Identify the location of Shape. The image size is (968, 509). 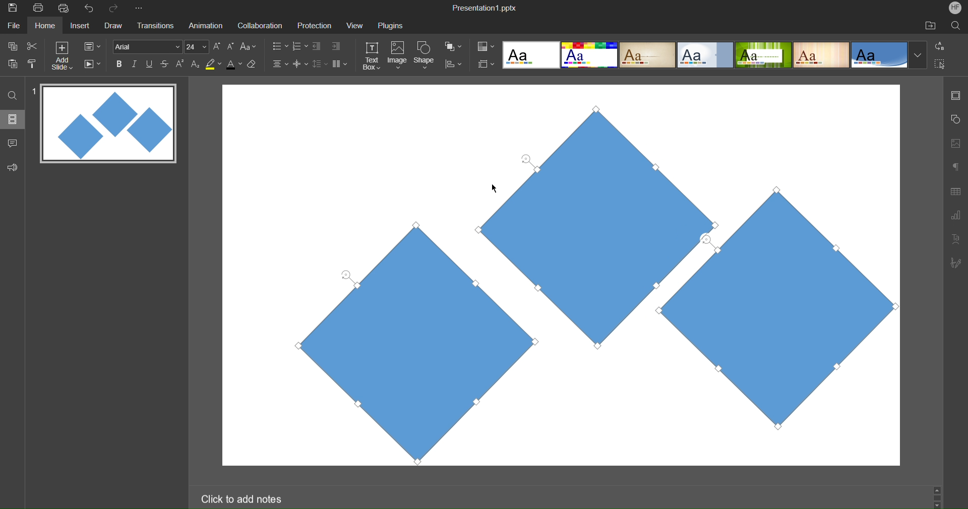
(425, 56).